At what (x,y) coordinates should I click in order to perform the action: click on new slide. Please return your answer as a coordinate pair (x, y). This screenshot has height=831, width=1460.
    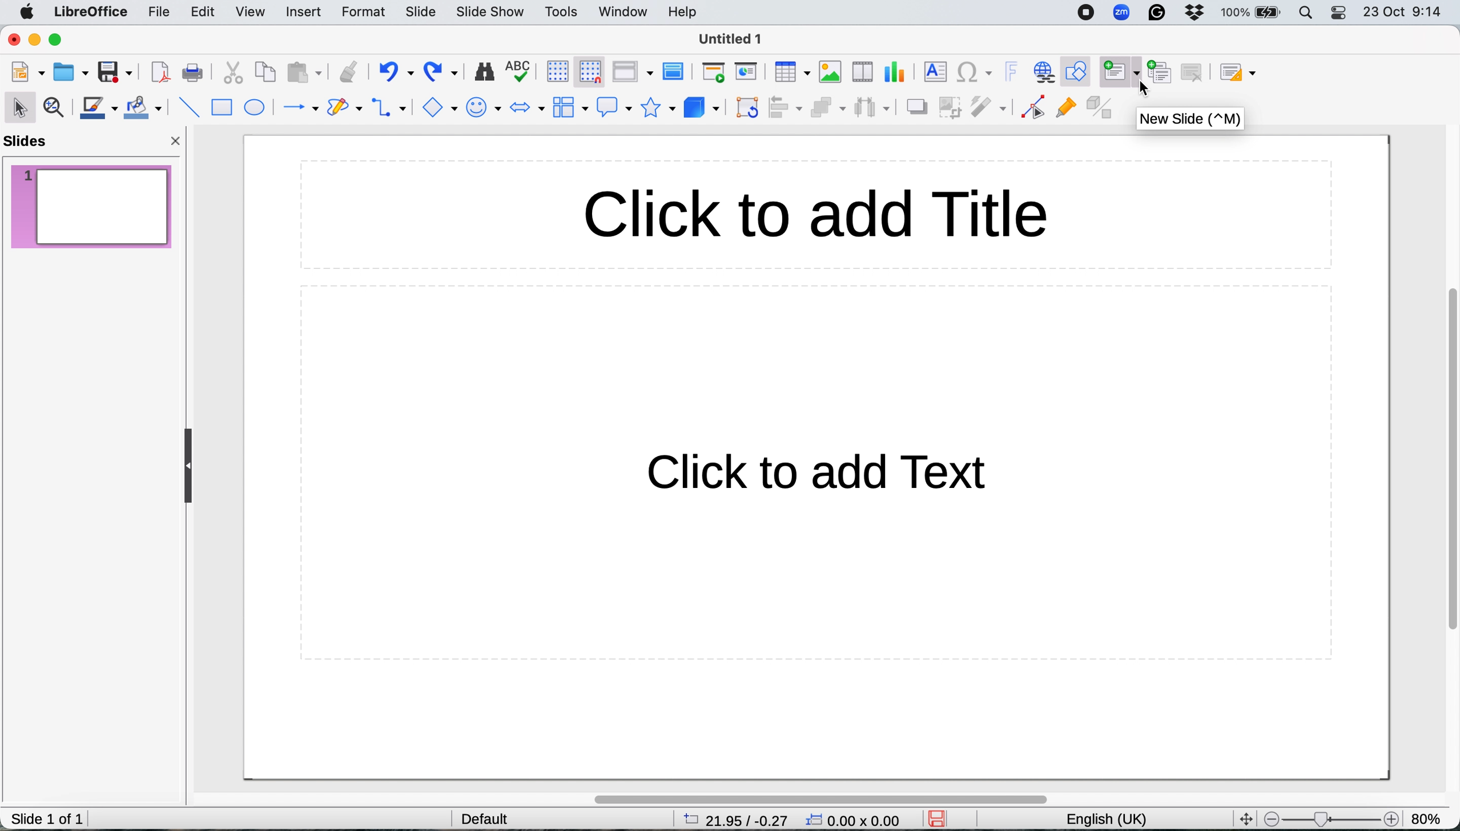
    Looking at the image, I should click on (1119, 70).